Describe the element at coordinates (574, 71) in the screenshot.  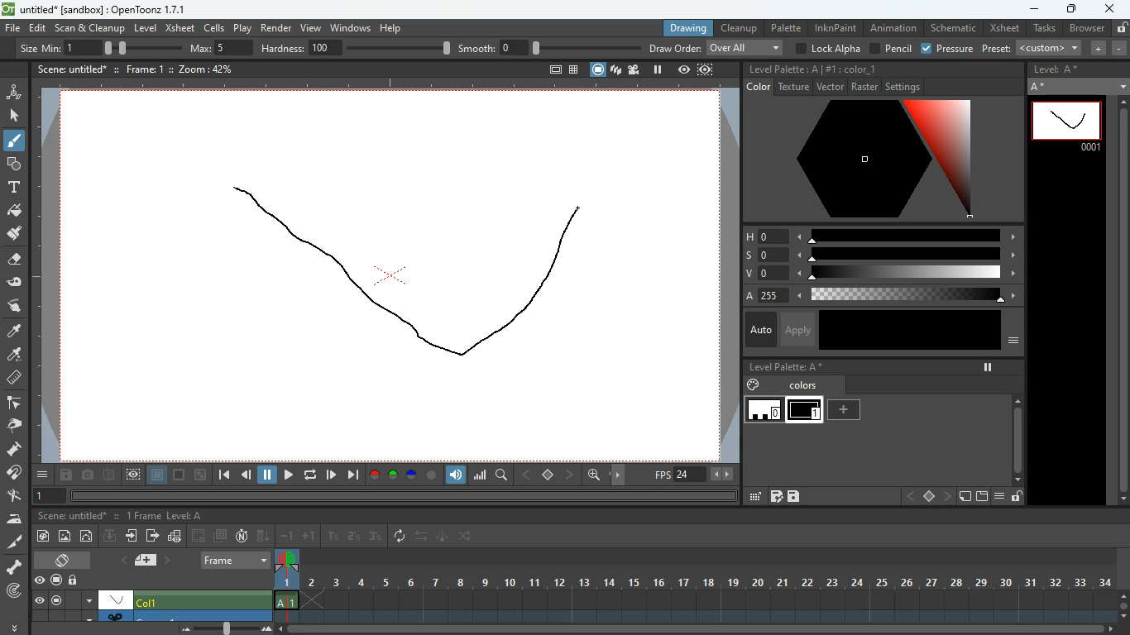
I see `table` at that location.